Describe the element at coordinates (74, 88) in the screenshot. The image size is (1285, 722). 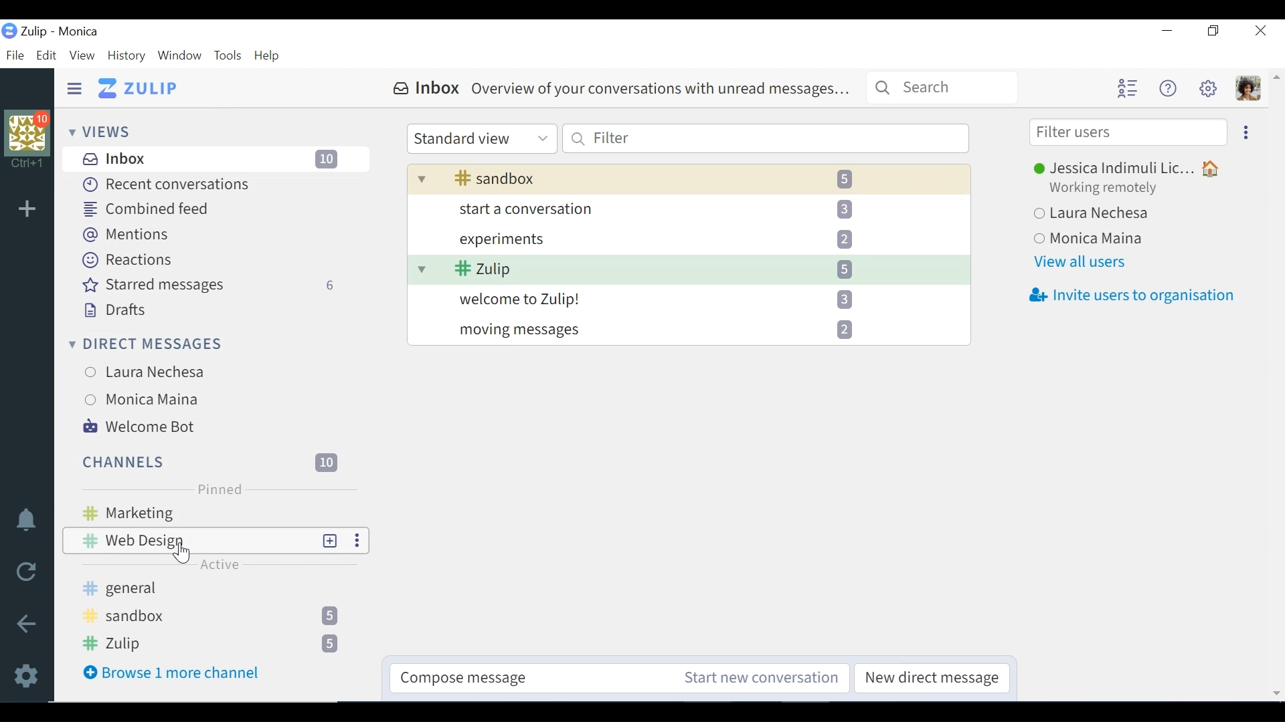
I see `Hide Sidebar` at that location.